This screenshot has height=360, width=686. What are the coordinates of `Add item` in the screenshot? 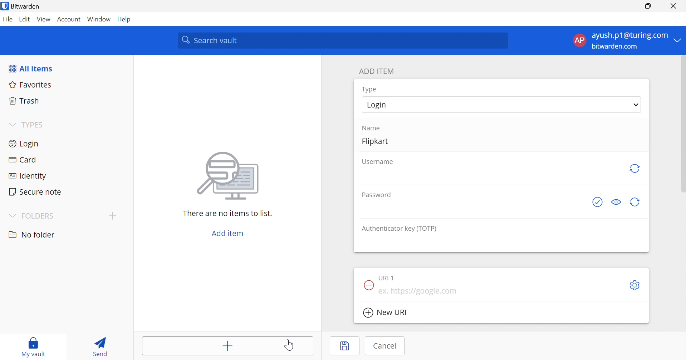 It's located at (227, 346).